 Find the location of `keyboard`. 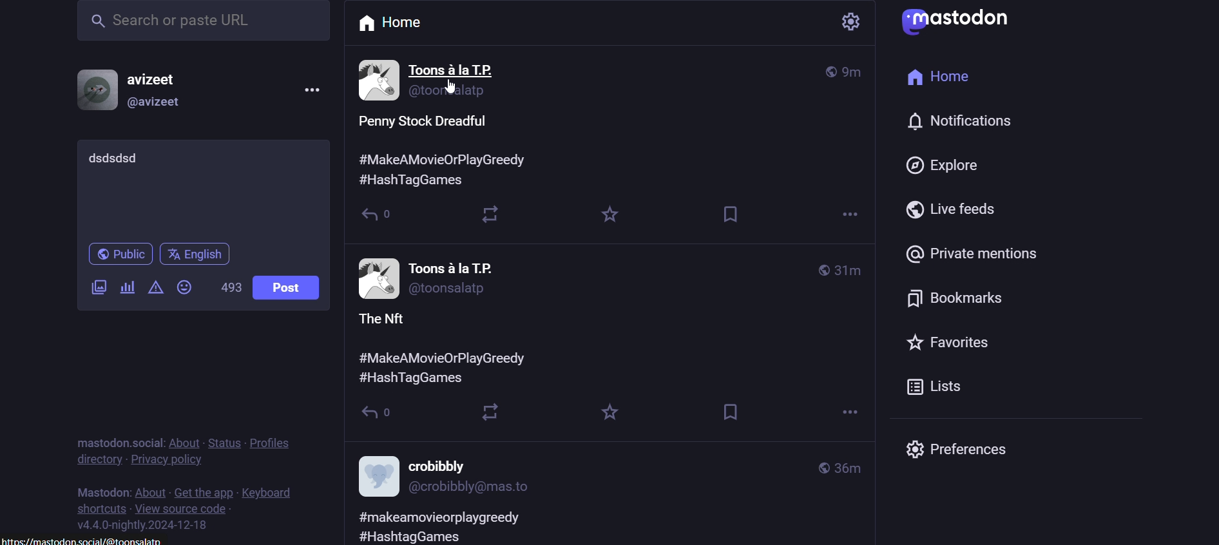

keyboard is located at coordinates (274, 492).